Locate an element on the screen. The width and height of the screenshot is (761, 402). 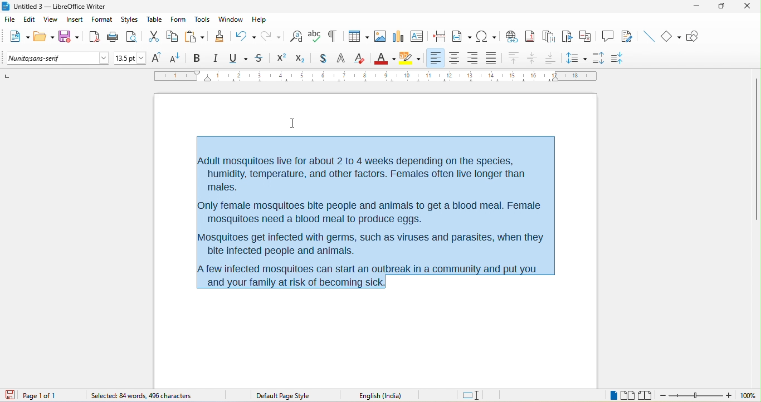
vertical scroll bar is located at coordinates (756, 150).